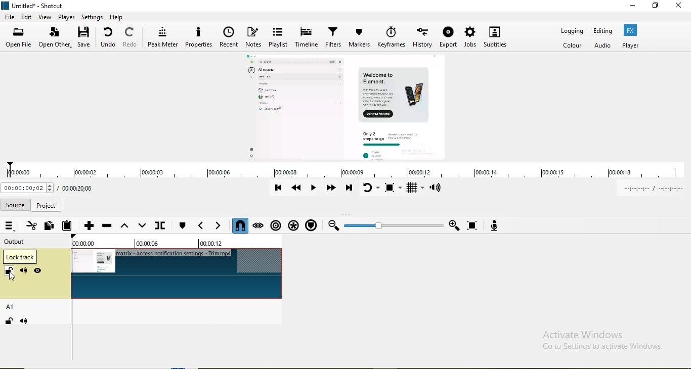 This screenshot has width=691, height=369. I want to click on Source , so click(16, 204).